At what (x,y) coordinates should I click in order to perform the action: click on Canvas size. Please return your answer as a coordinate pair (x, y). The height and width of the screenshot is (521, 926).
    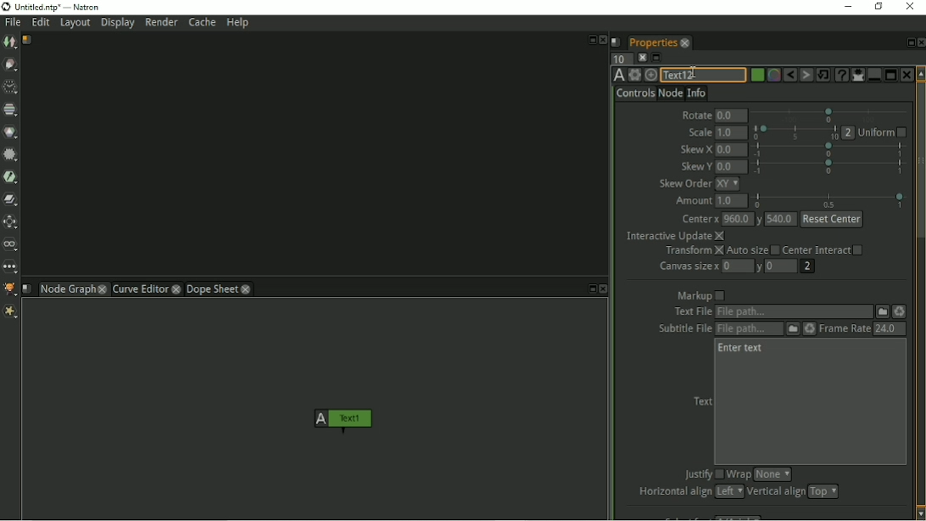
    Looking at the image, I should click on (688, 266).